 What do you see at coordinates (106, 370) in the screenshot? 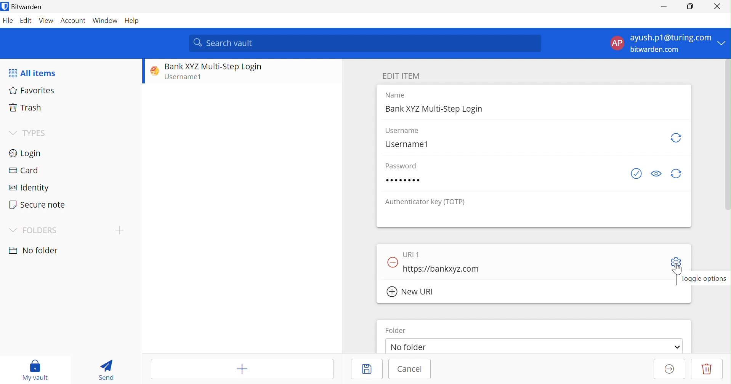
I see `Send` at bounding box center [106, 370].